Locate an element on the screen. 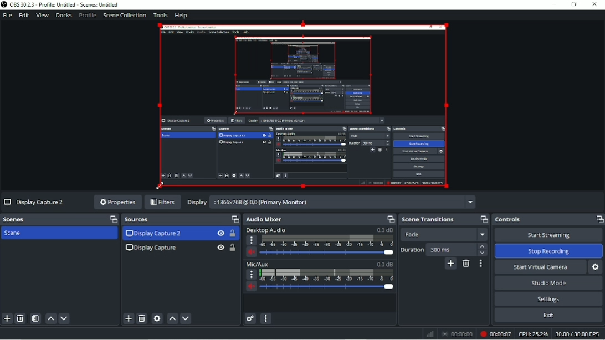  Video is located at coordinates (307, 107).